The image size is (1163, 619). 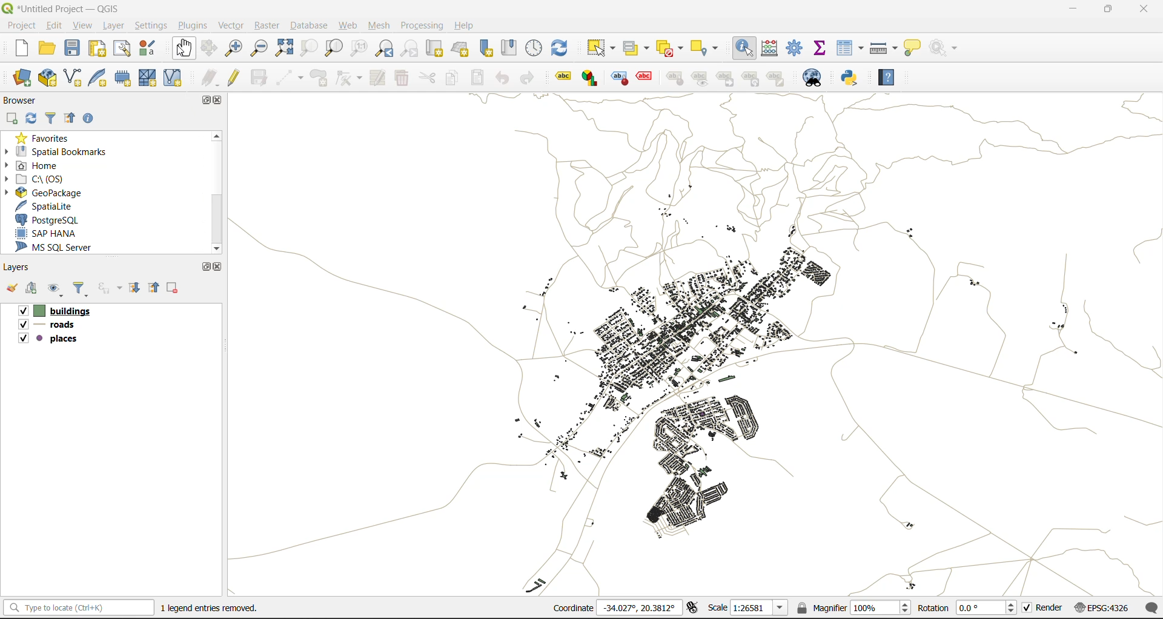 What do you see at coordinates (384, 50) in the screenshot?
I see `zoom last` at bounding box center [384, 50].